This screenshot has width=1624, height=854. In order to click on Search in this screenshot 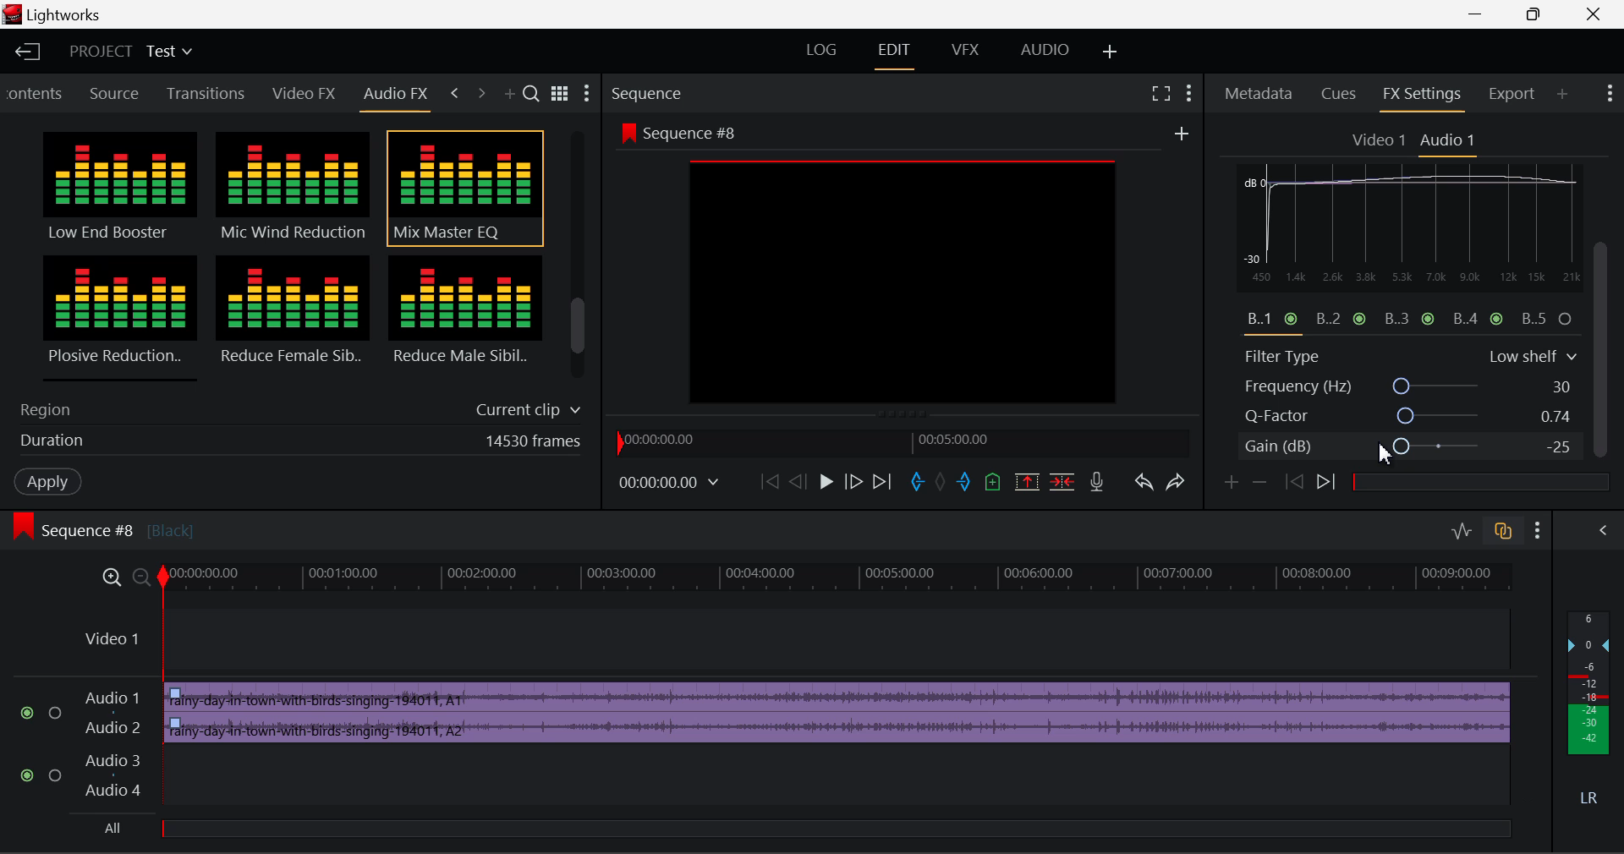, I will do `click(534, 95)`.